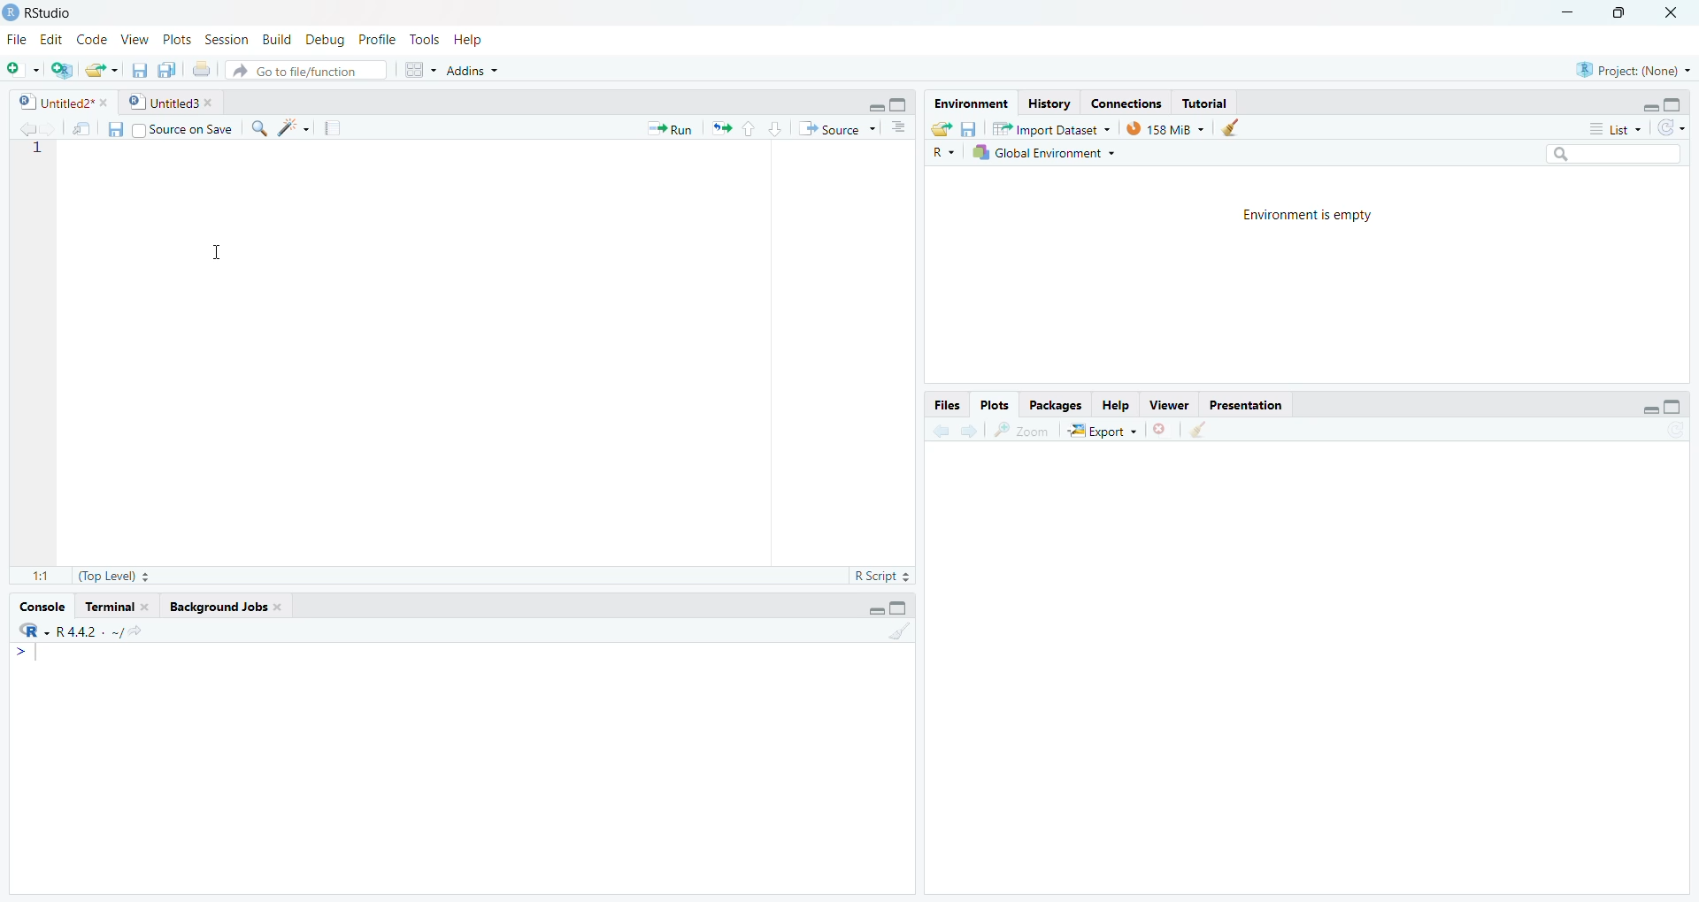 The image size is (1699, 902). What do you see at coordinates (176, 36) in the screenshot?
I see `Plots` at bounding box center [176, 36].